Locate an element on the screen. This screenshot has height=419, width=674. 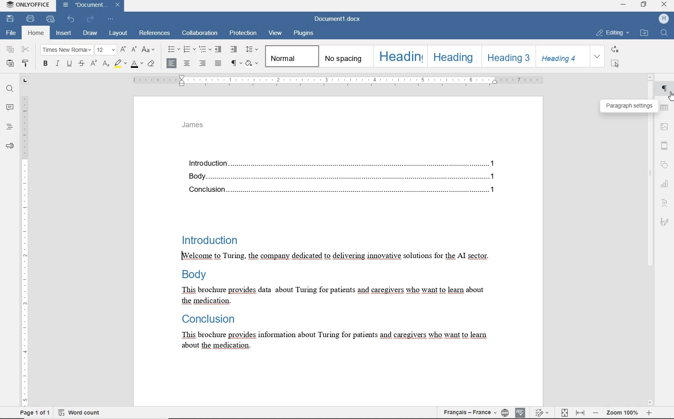
font is located at coordinates (67, 50).